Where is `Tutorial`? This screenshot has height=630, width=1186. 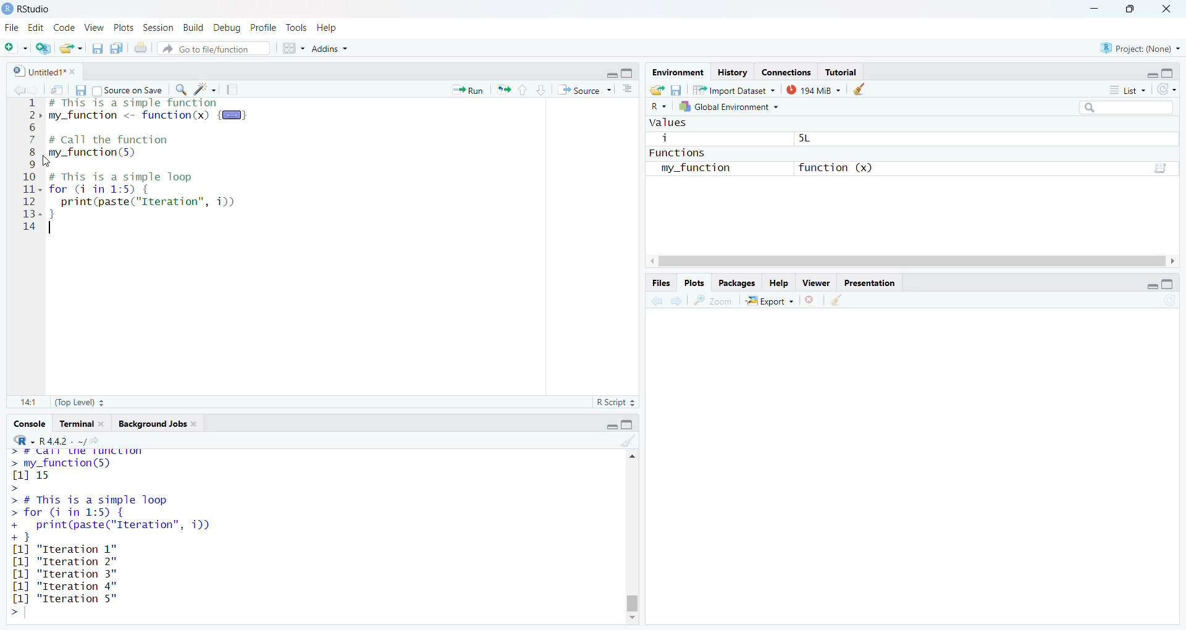
Tutorial is located at coordinates (841, 71).